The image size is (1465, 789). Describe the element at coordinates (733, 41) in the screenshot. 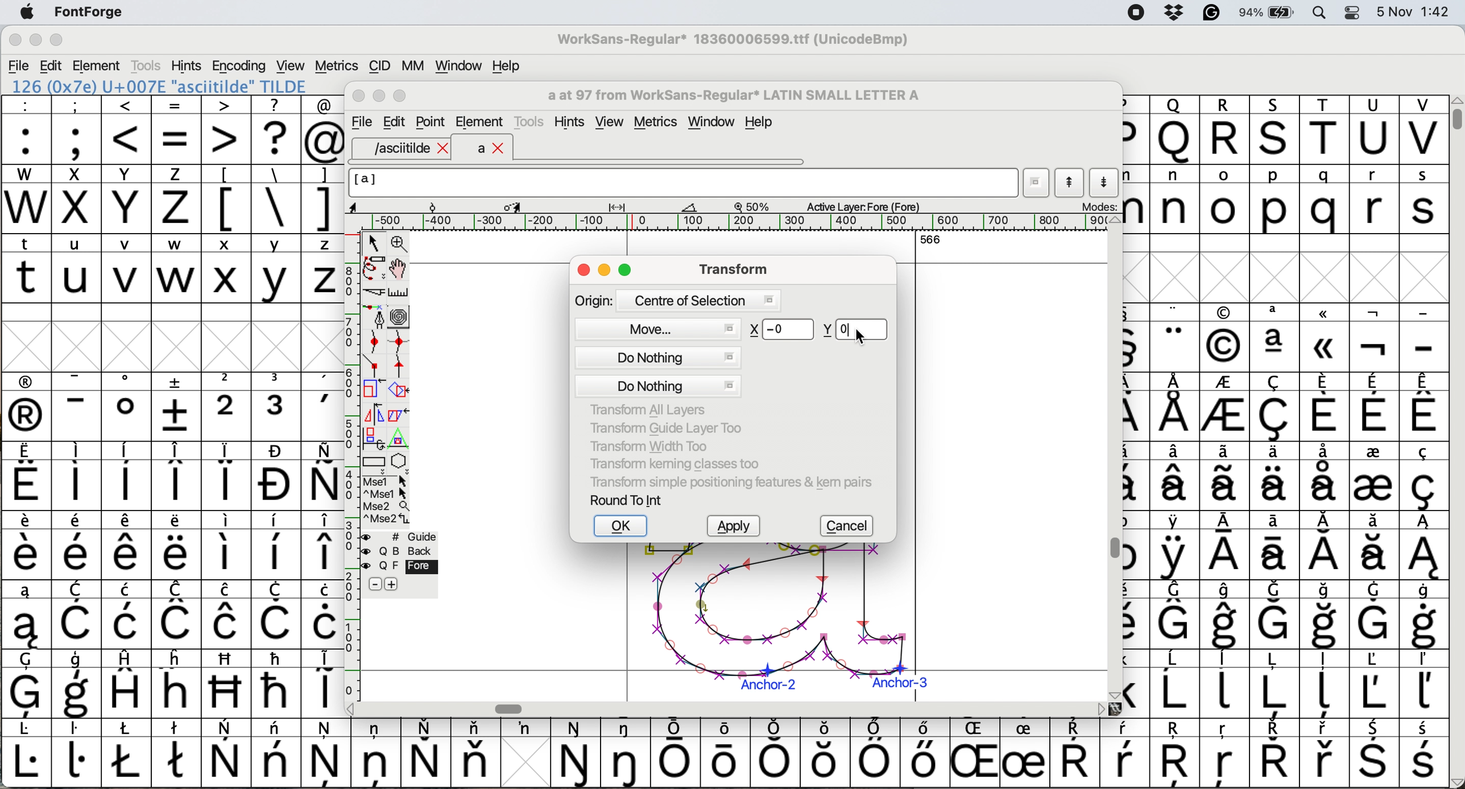

I see `WorkSans-Regular 18360006599.ttf (UnicodeBmp)` at that location.